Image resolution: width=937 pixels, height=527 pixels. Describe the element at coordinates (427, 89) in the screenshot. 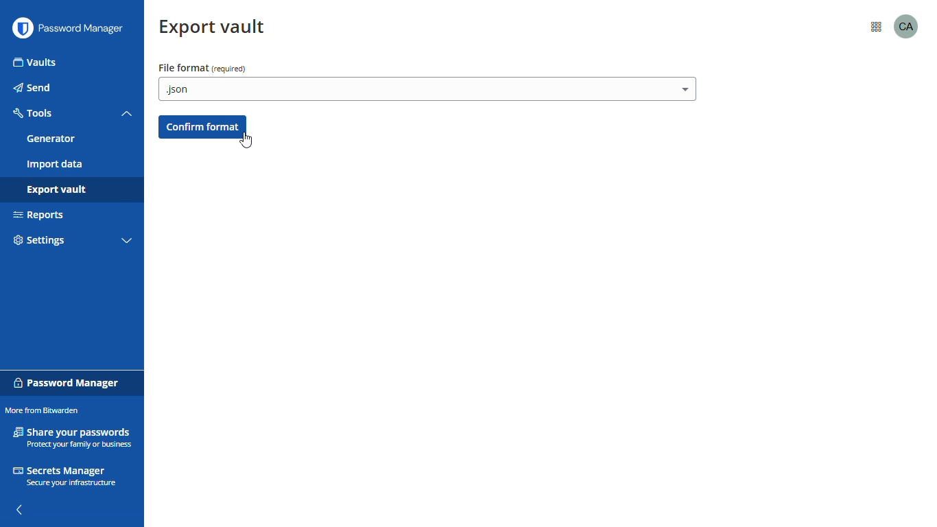

I see `.json` at that location.